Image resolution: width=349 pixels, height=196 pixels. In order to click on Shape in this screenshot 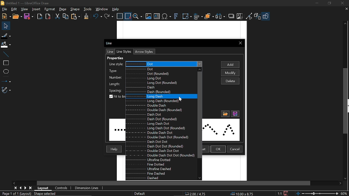, I will do `click(75, 10)`.